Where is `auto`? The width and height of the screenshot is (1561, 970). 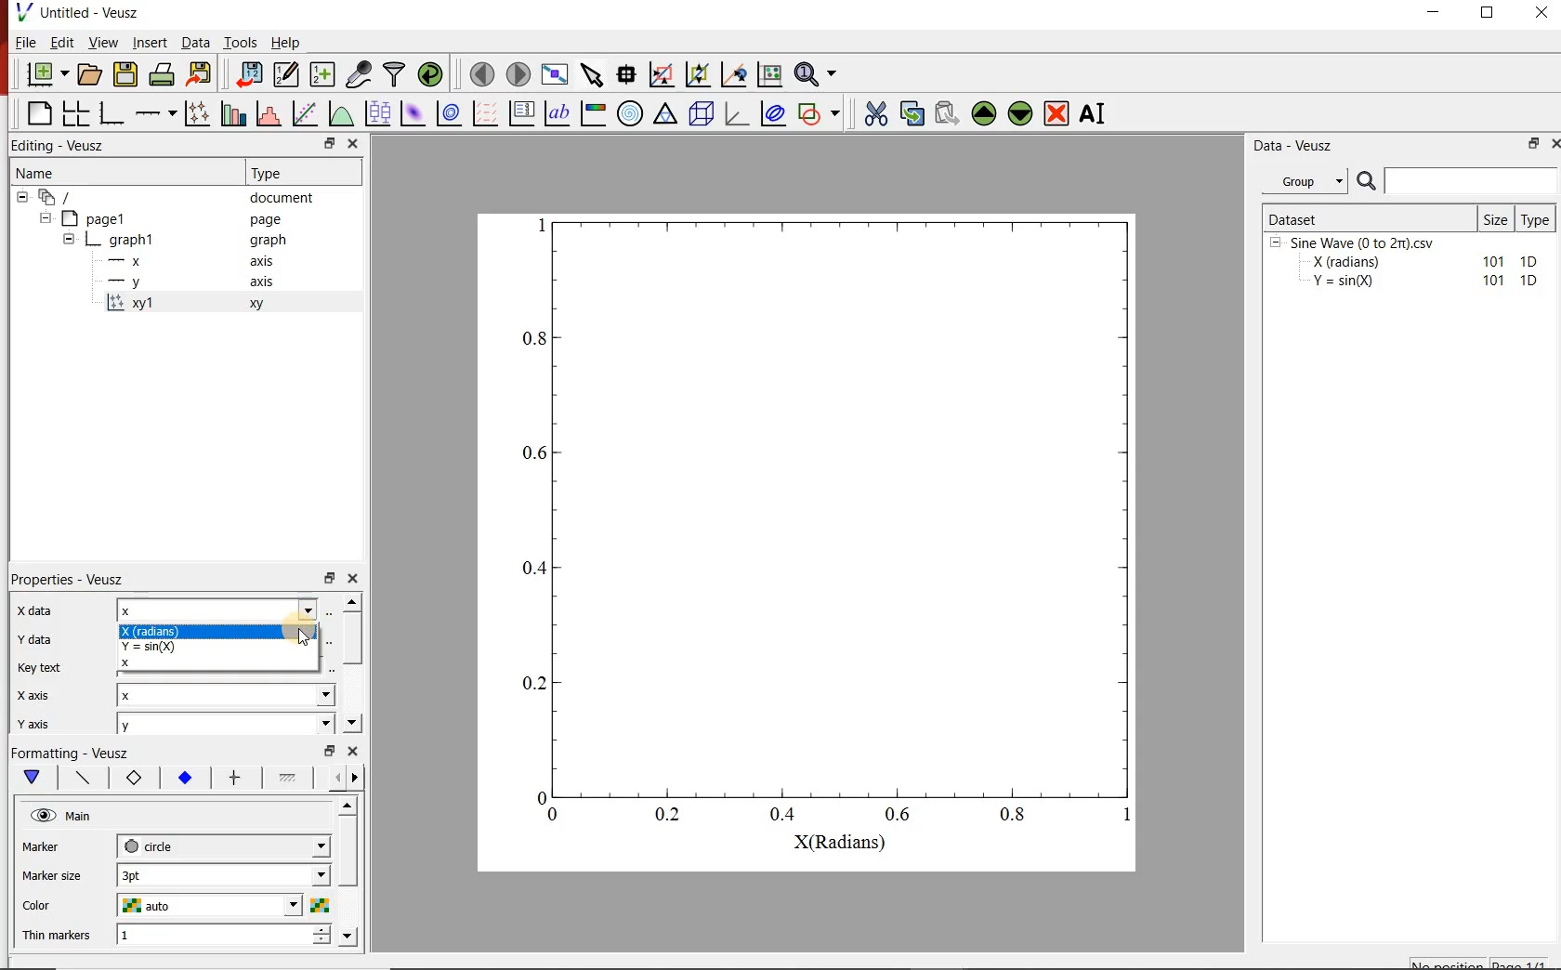 auto is located at coordinates (223, 907).